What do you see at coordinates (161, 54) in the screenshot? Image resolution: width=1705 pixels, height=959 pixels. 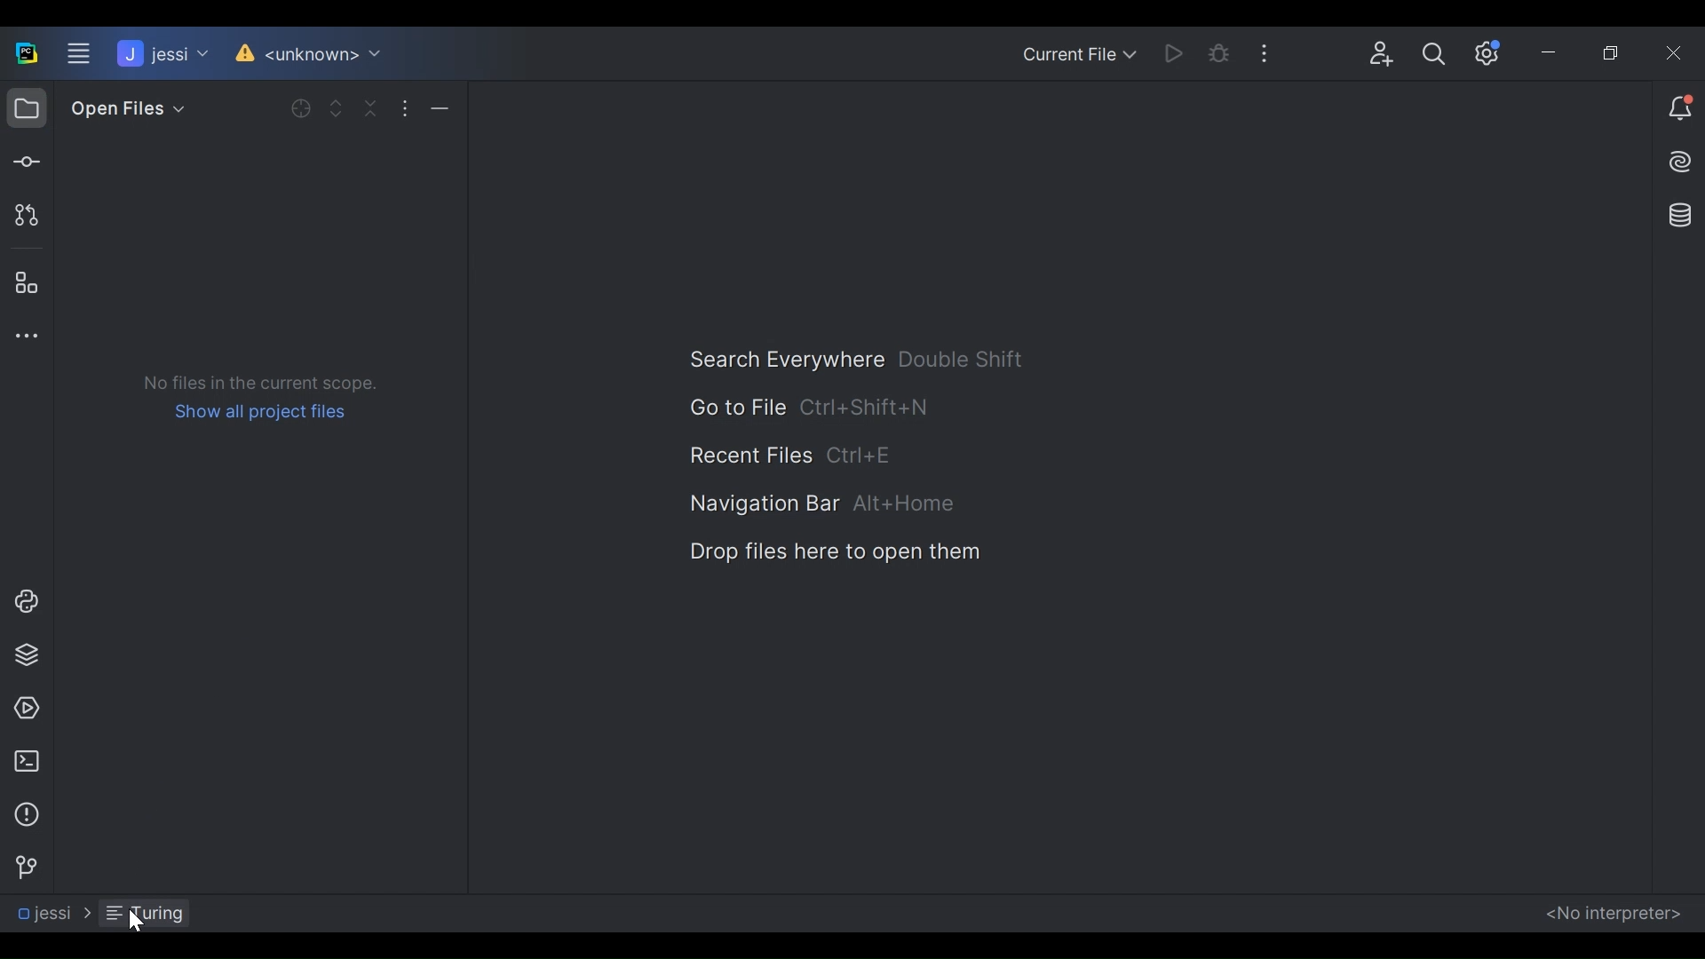 I see `Project Name` at bounding box center [161, 54].